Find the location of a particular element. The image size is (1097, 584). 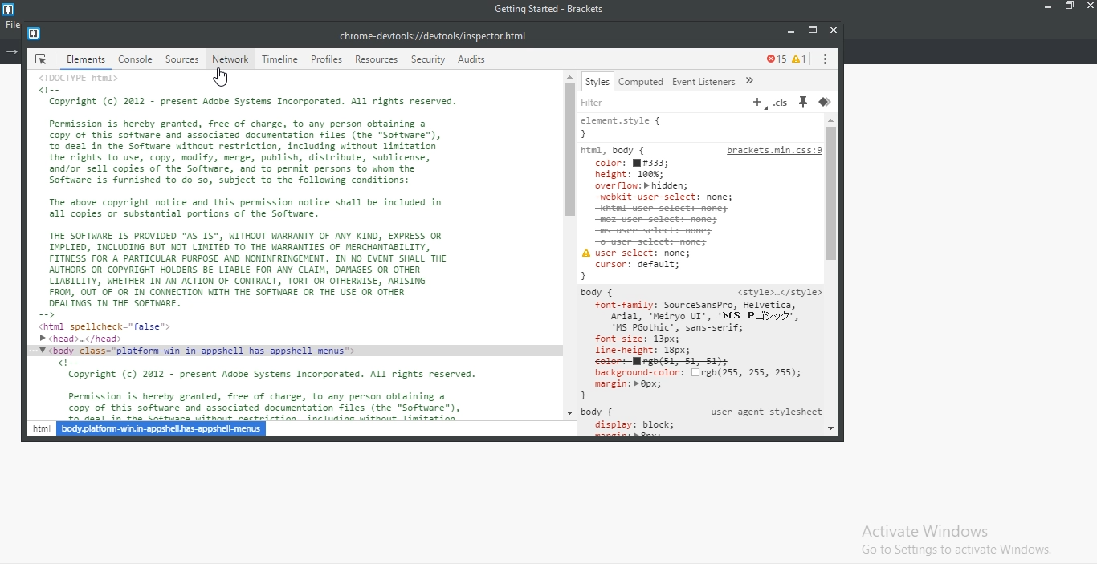

restore is located at coordinates (1069, 8).